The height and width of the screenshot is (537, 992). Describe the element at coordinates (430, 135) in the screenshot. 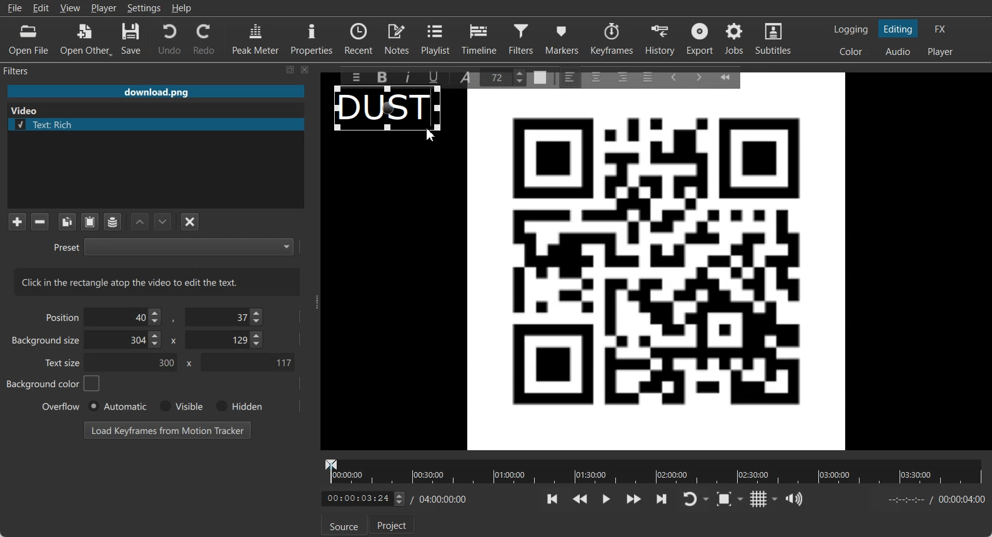

I see `Cursor` at that location.